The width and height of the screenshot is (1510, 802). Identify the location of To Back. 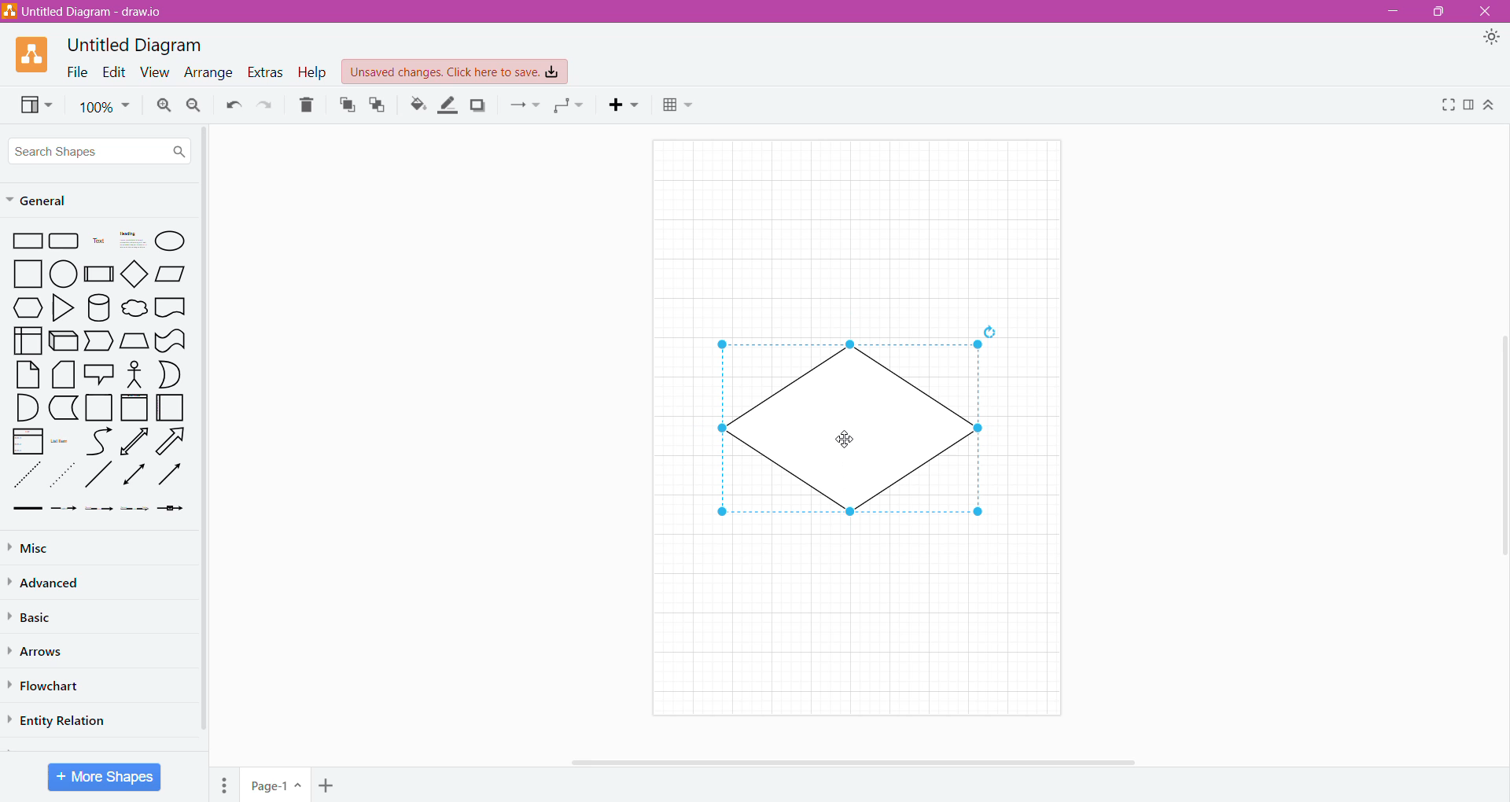
(378, 105).